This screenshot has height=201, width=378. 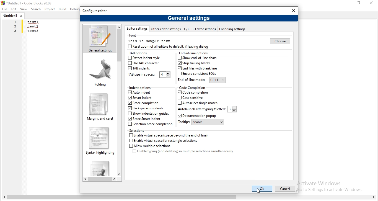 What do you see at coordinates (95, 11) in the screenshot?
I see `configure editor` at bounding box center [95, 11].